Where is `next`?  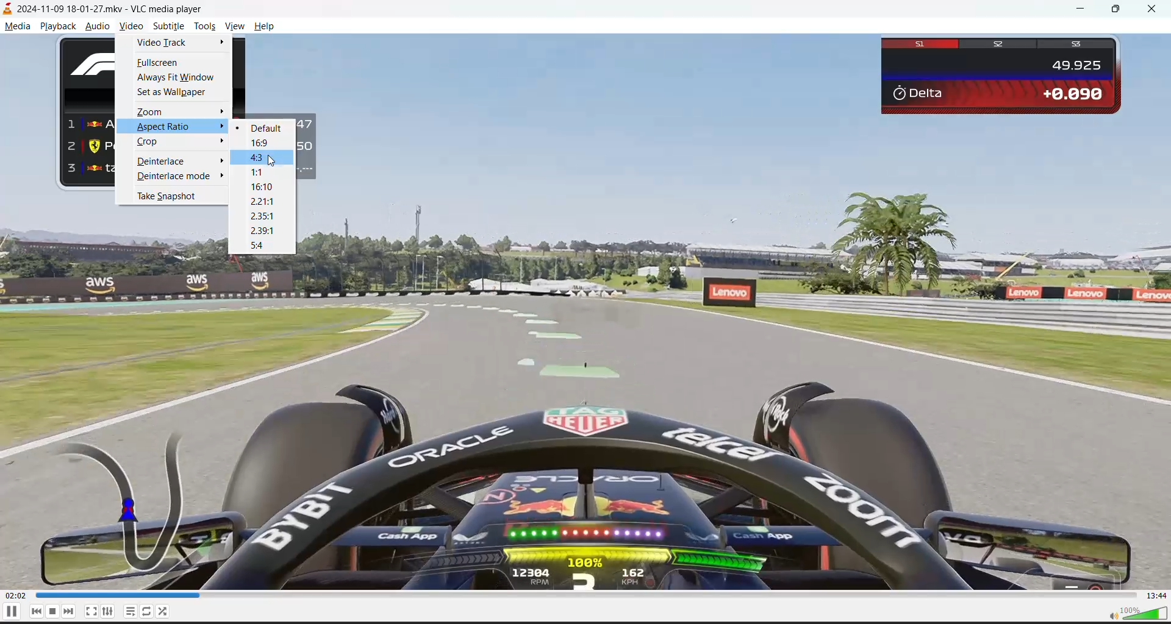 next is located at coordinates (73, 611).